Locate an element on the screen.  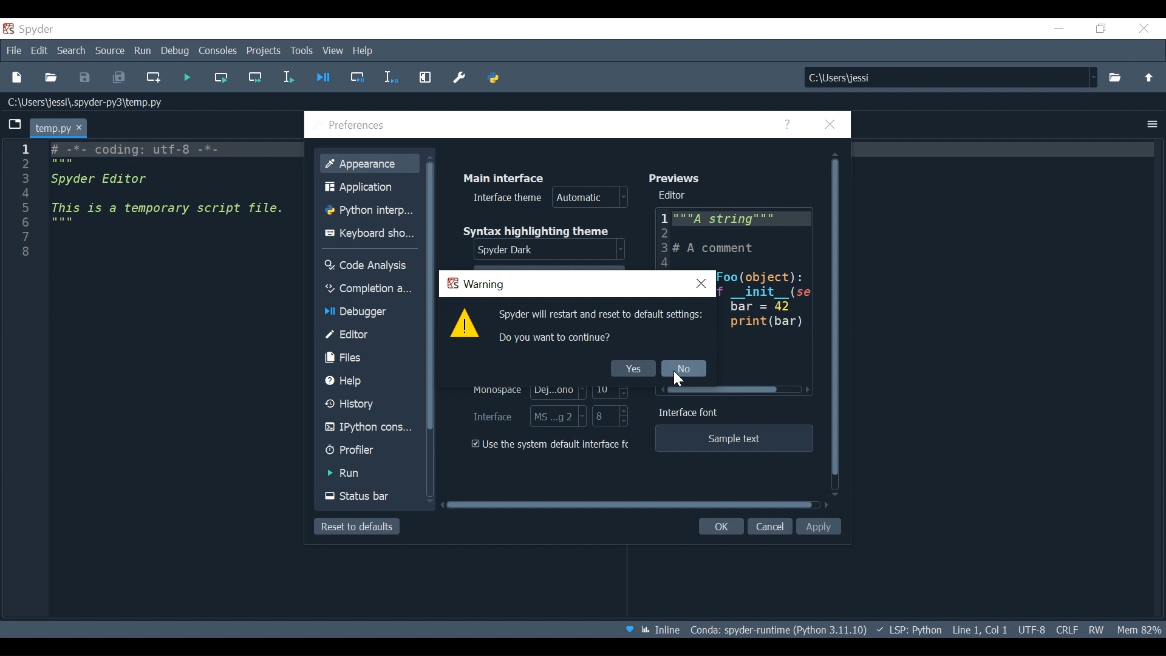
Reset to defaults is located at coordinates (358, 528).